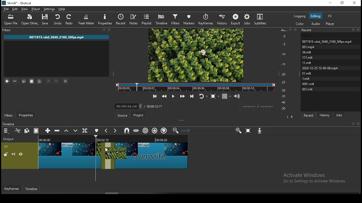 Image resolution: width=362 pixels, height=203 pixels. What do you see at coordinates (6, 9) in the screenshot?
I see `file` at bounding box center [6, 9].